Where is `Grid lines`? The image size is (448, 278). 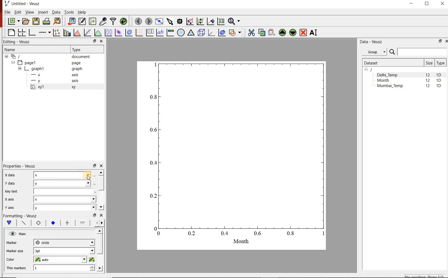
Grid lines is located at coordinates (99, 223).